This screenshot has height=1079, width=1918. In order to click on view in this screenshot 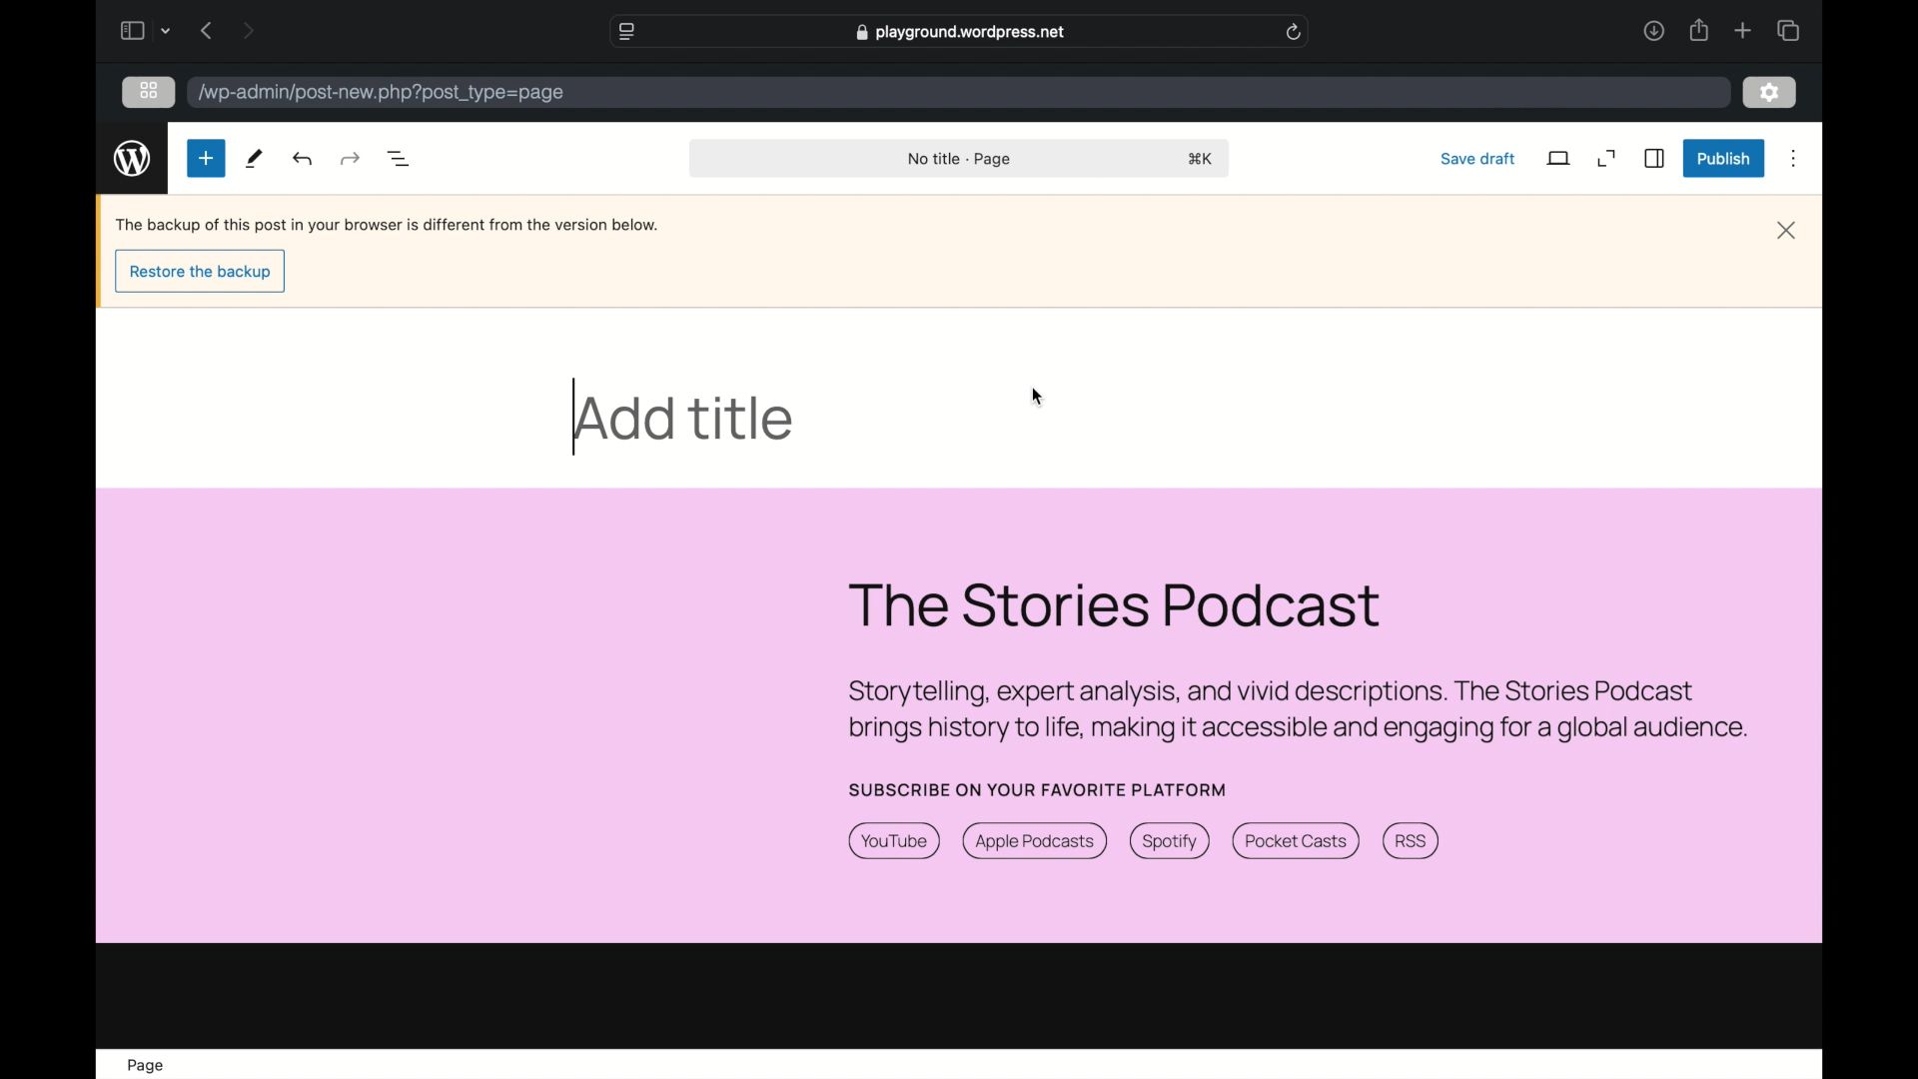, I will do `click(1560, 158)`.